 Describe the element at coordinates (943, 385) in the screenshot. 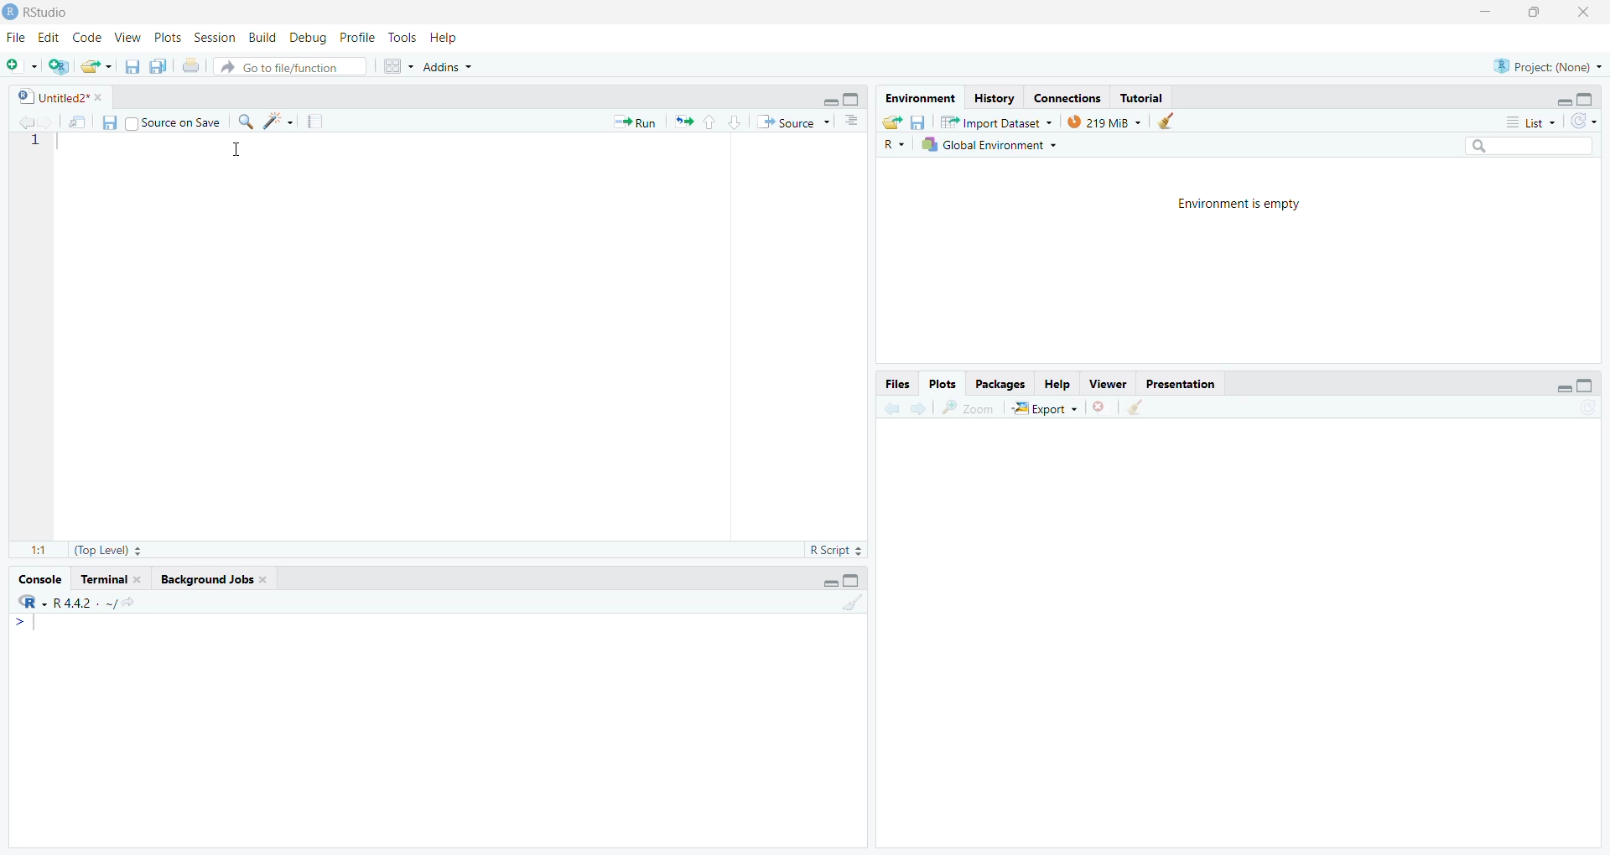

I see `Plots` at that location.